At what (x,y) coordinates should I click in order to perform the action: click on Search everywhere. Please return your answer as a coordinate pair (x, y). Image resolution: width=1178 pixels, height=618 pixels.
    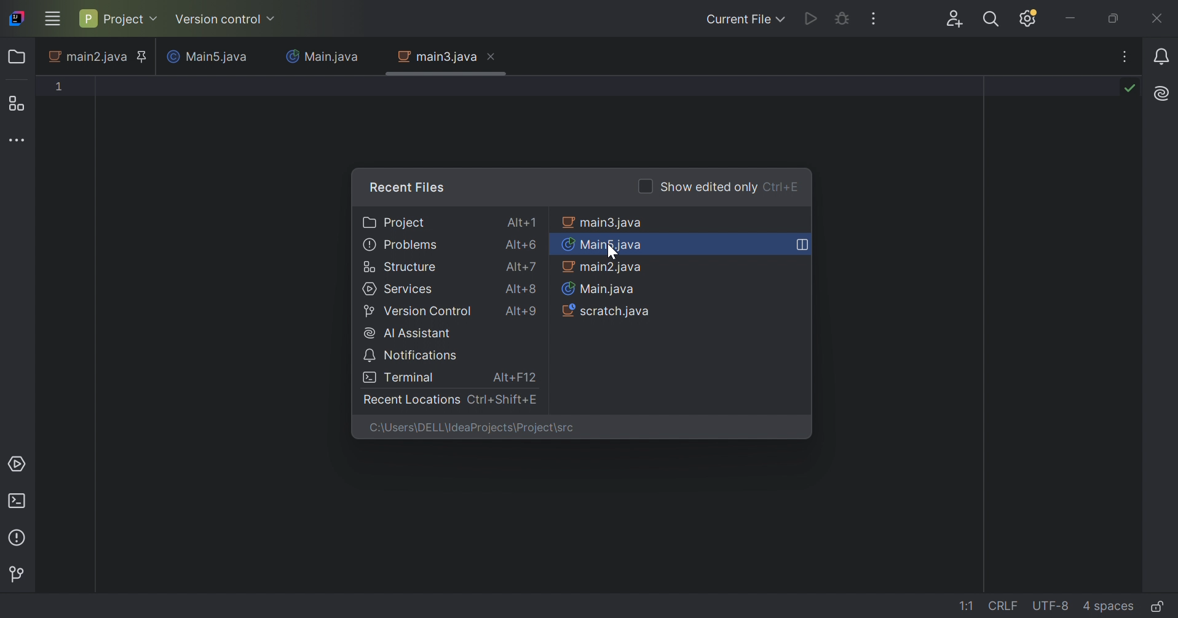
    Looking at the image, I should click on (992, 19).